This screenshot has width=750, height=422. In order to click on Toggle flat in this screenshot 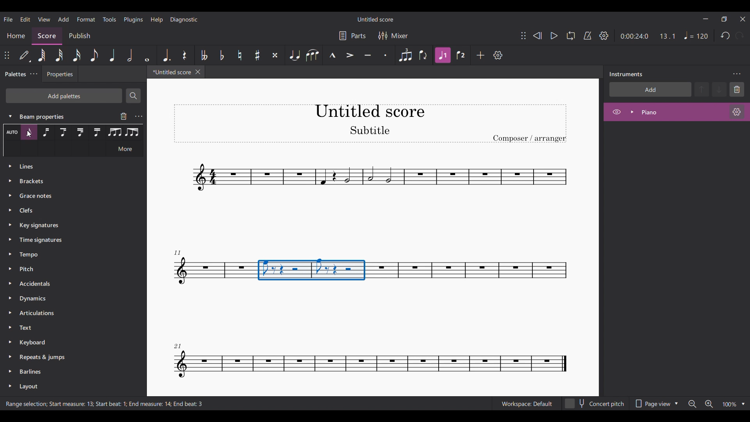, I will do `click(222, 55)`.